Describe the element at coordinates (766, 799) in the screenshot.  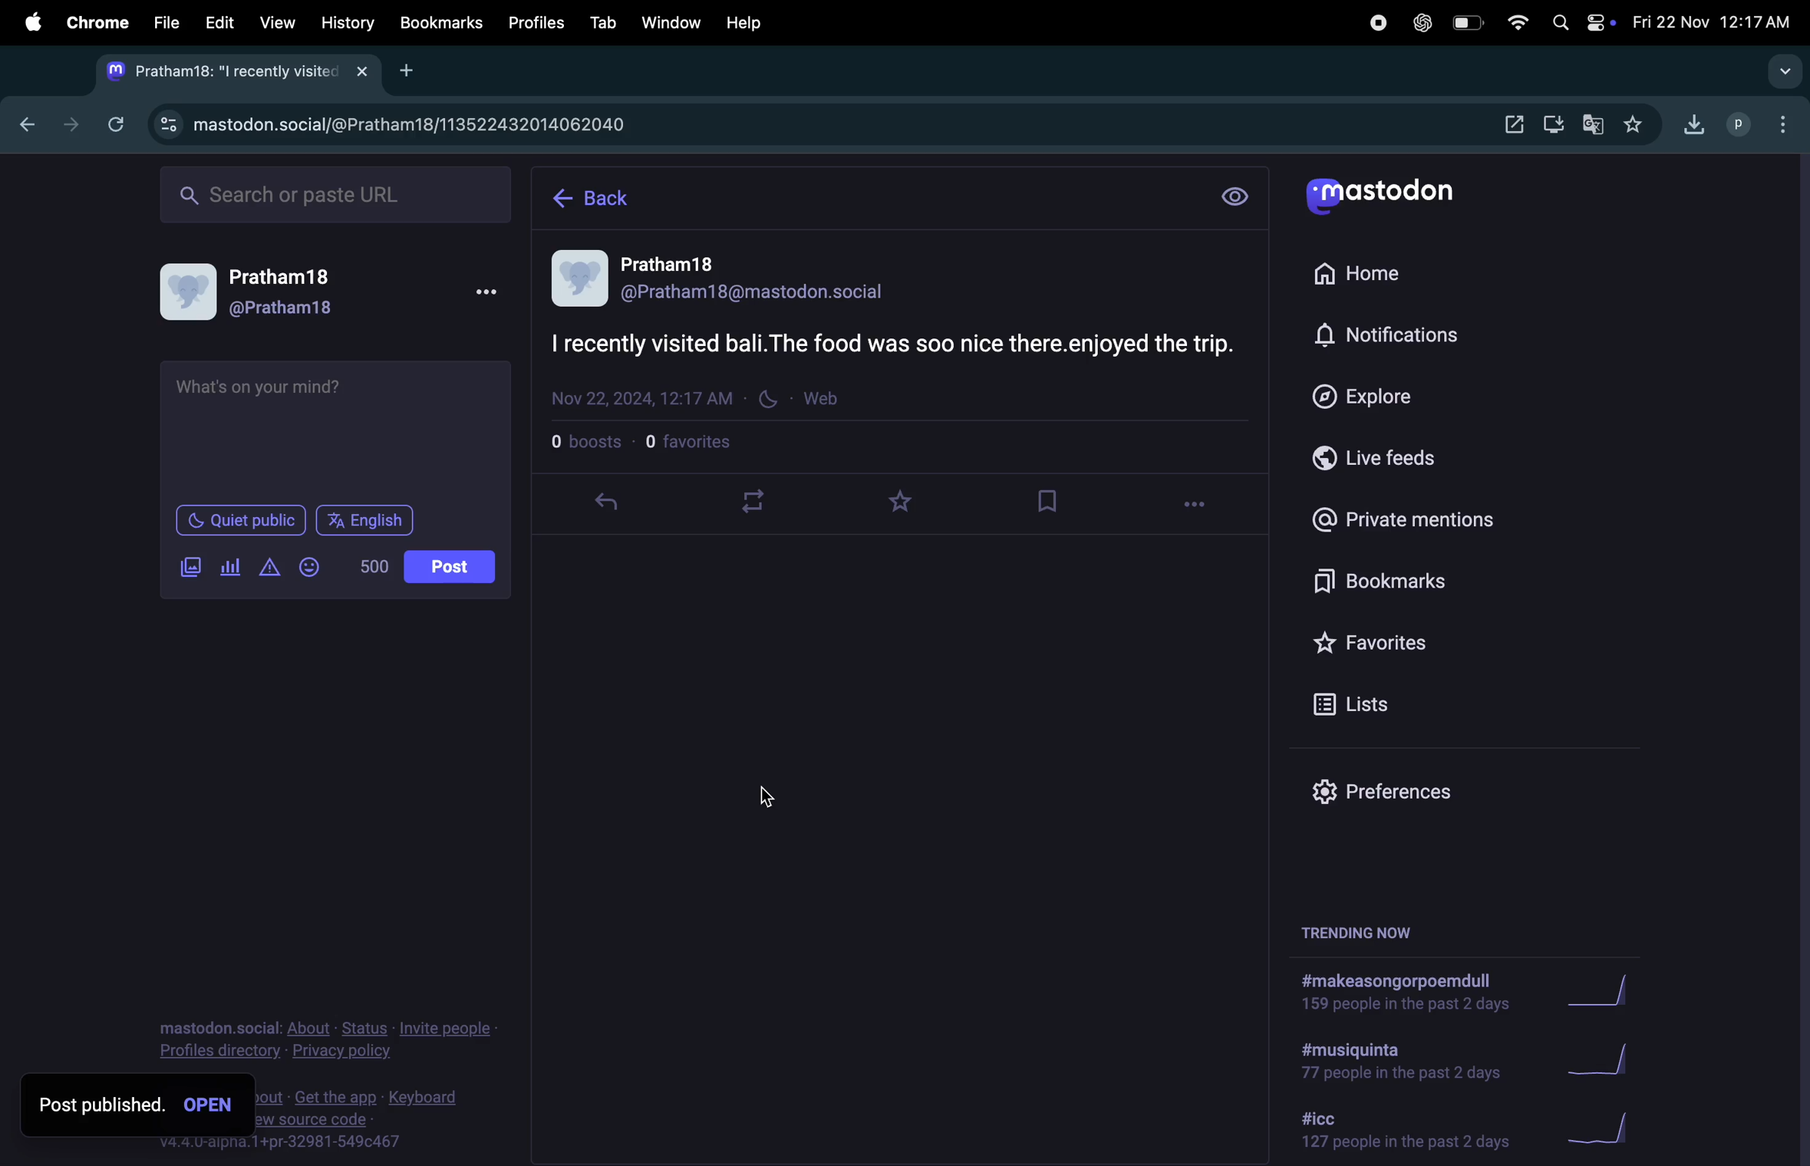
I see `cursor` at that location.